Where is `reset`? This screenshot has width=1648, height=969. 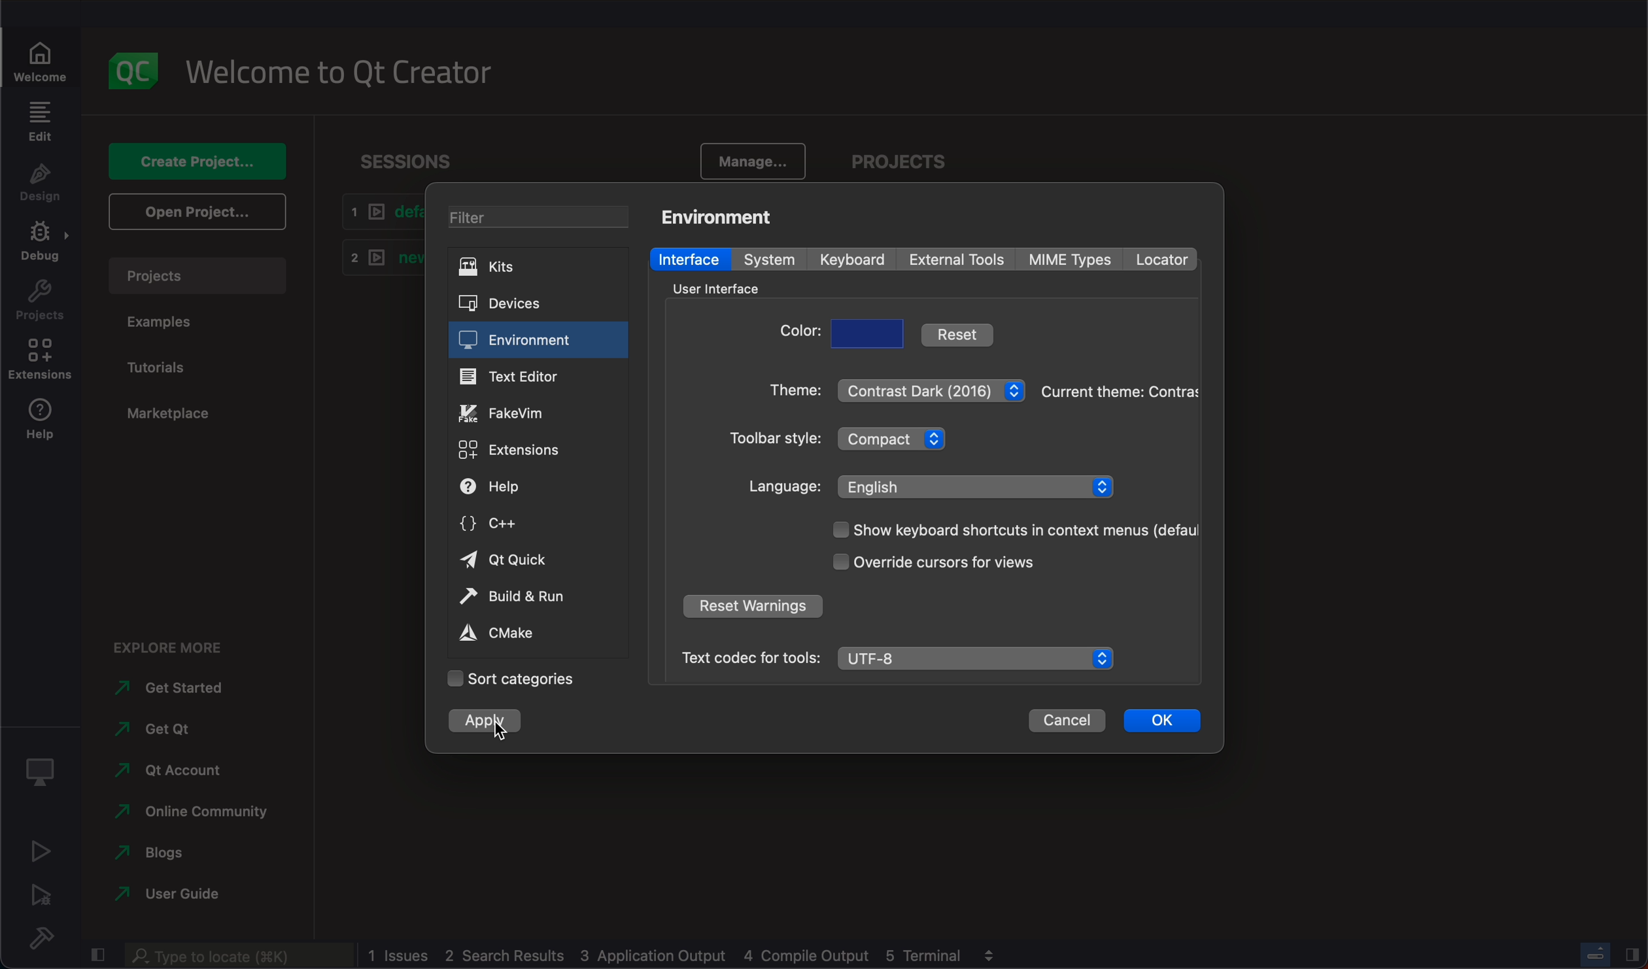 reset is located at coordinates (960, 332).